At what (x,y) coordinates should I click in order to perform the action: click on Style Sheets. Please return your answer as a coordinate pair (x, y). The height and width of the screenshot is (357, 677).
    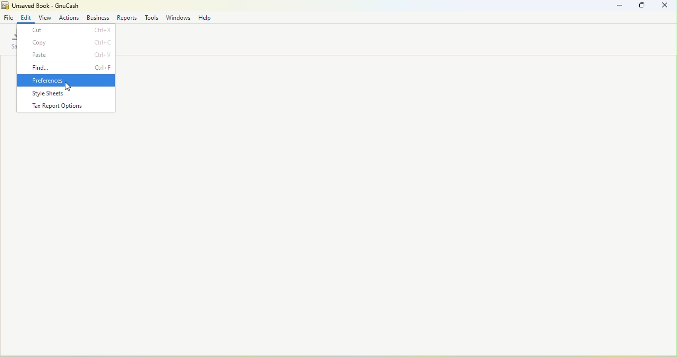
    Looking at the image, I should click on (66, 92).